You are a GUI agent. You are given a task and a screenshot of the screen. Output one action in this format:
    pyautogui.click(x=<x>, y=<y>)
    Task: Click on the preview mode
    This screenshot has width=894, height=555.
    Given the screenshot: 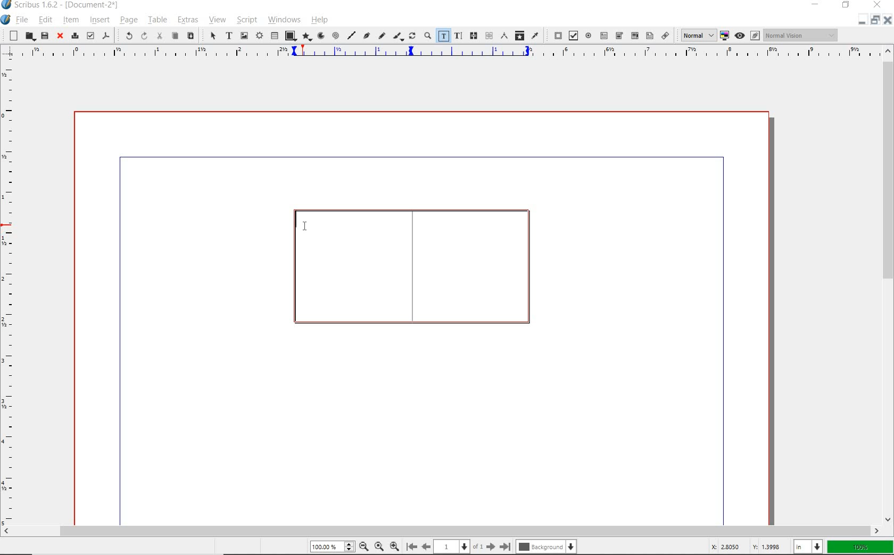 What is the action you would take?
    pyautogui.click(x=749, y=36)
    